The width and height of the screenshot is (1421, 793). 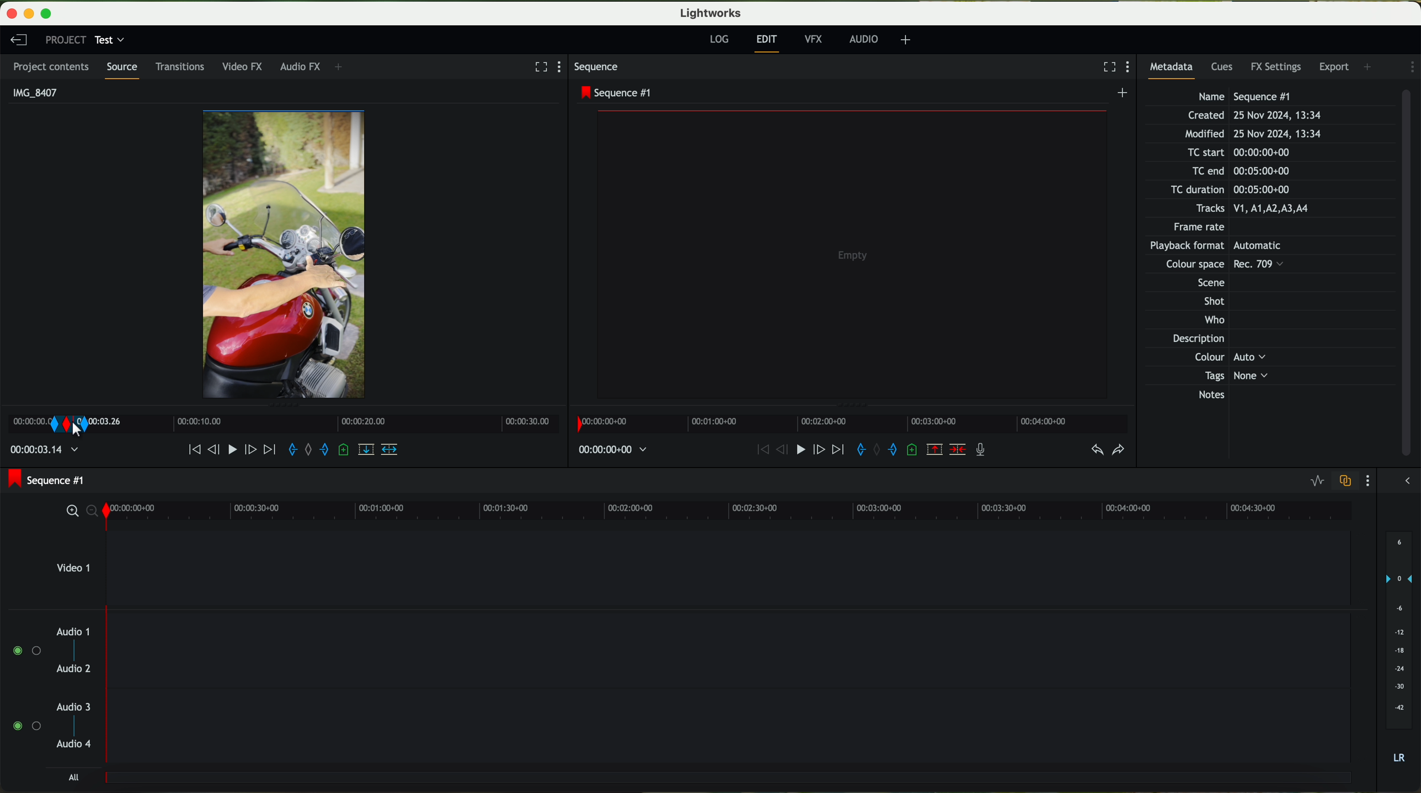 What do you see at coordinates (1411, 274) in the screenshot?
I see `scroll bar` at bounding box center [1411, 274].